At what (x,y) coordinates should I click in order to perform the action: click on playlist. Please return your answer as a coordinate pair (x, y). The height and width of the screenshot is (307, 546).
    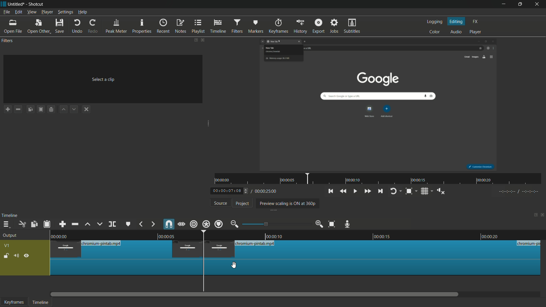
    Looking at the image, I should click on (198, 26).